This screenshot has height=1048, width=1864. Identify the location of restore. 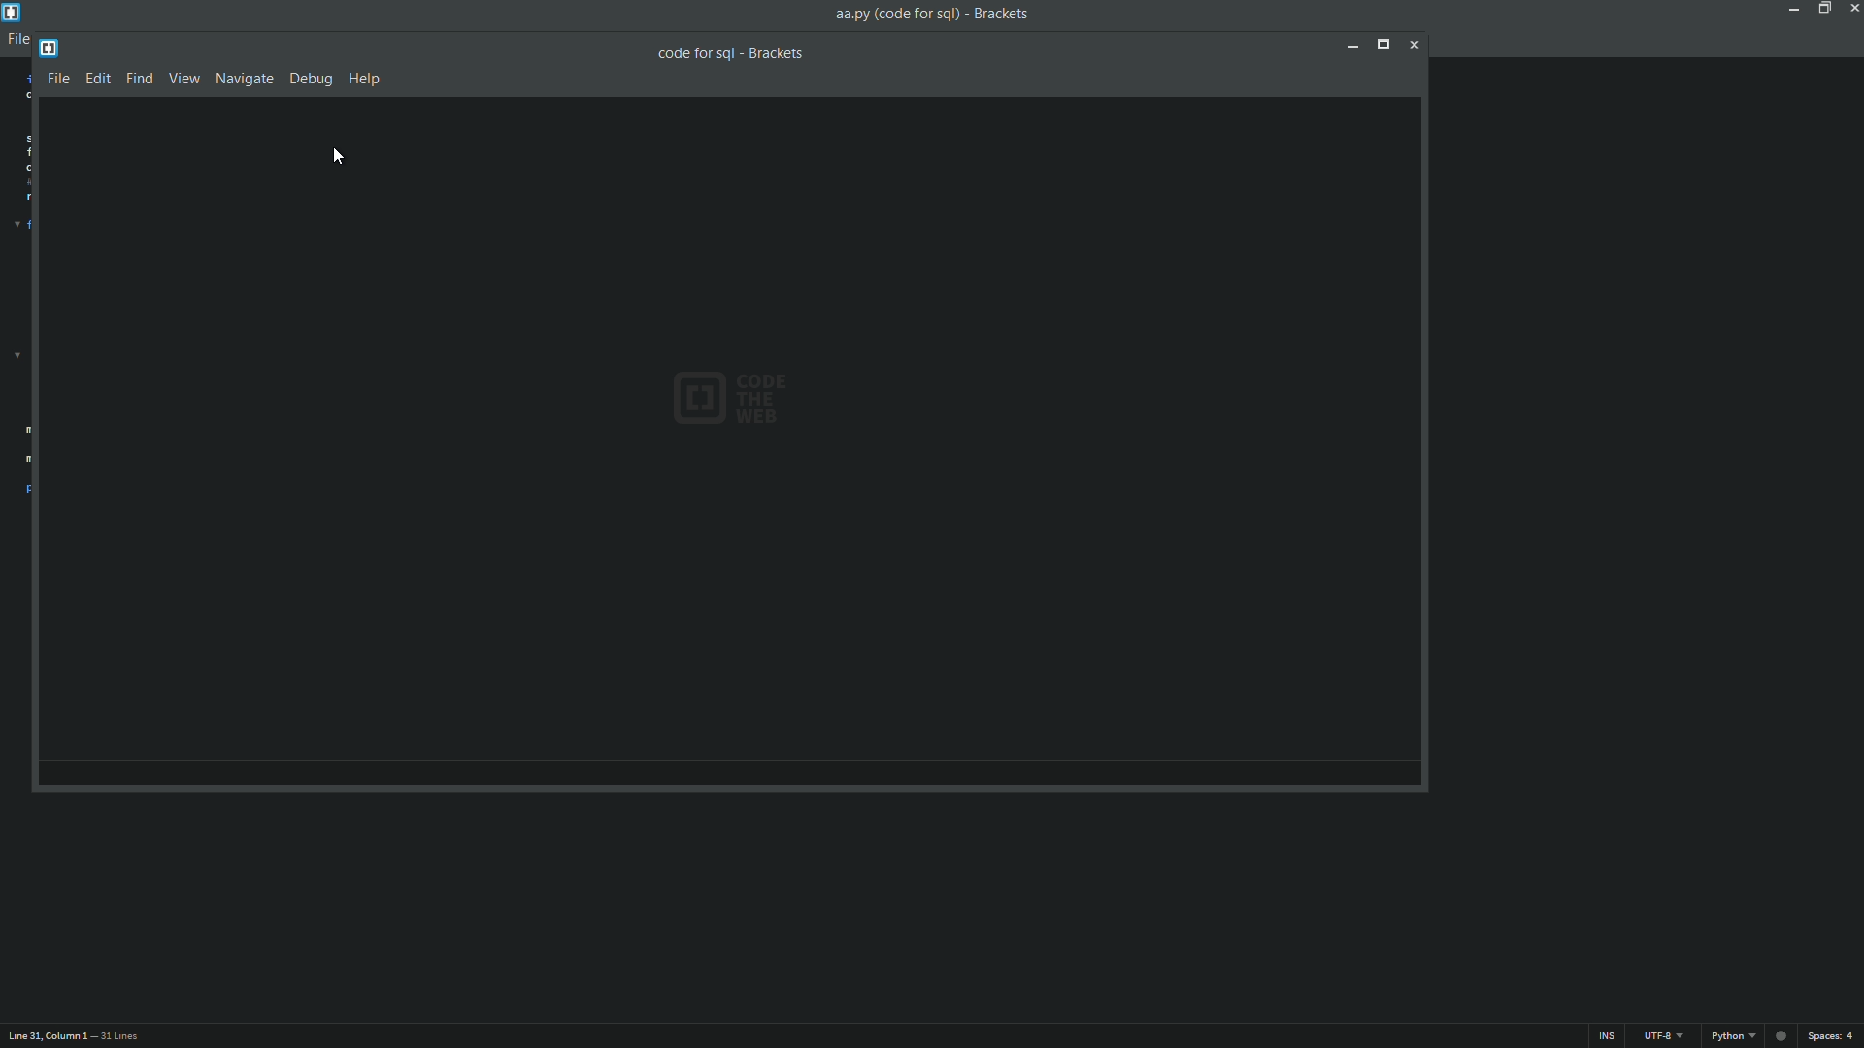
(1385, 47).